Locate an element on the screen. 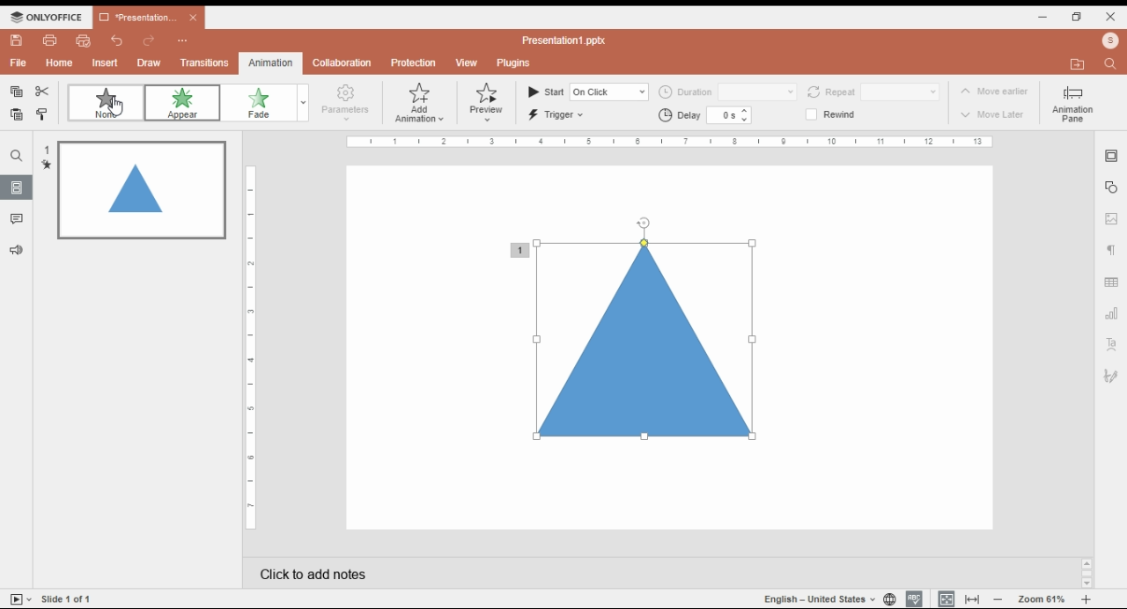 This screenshot has height=609, width=1127. slide is located at coordinates (71, 598).